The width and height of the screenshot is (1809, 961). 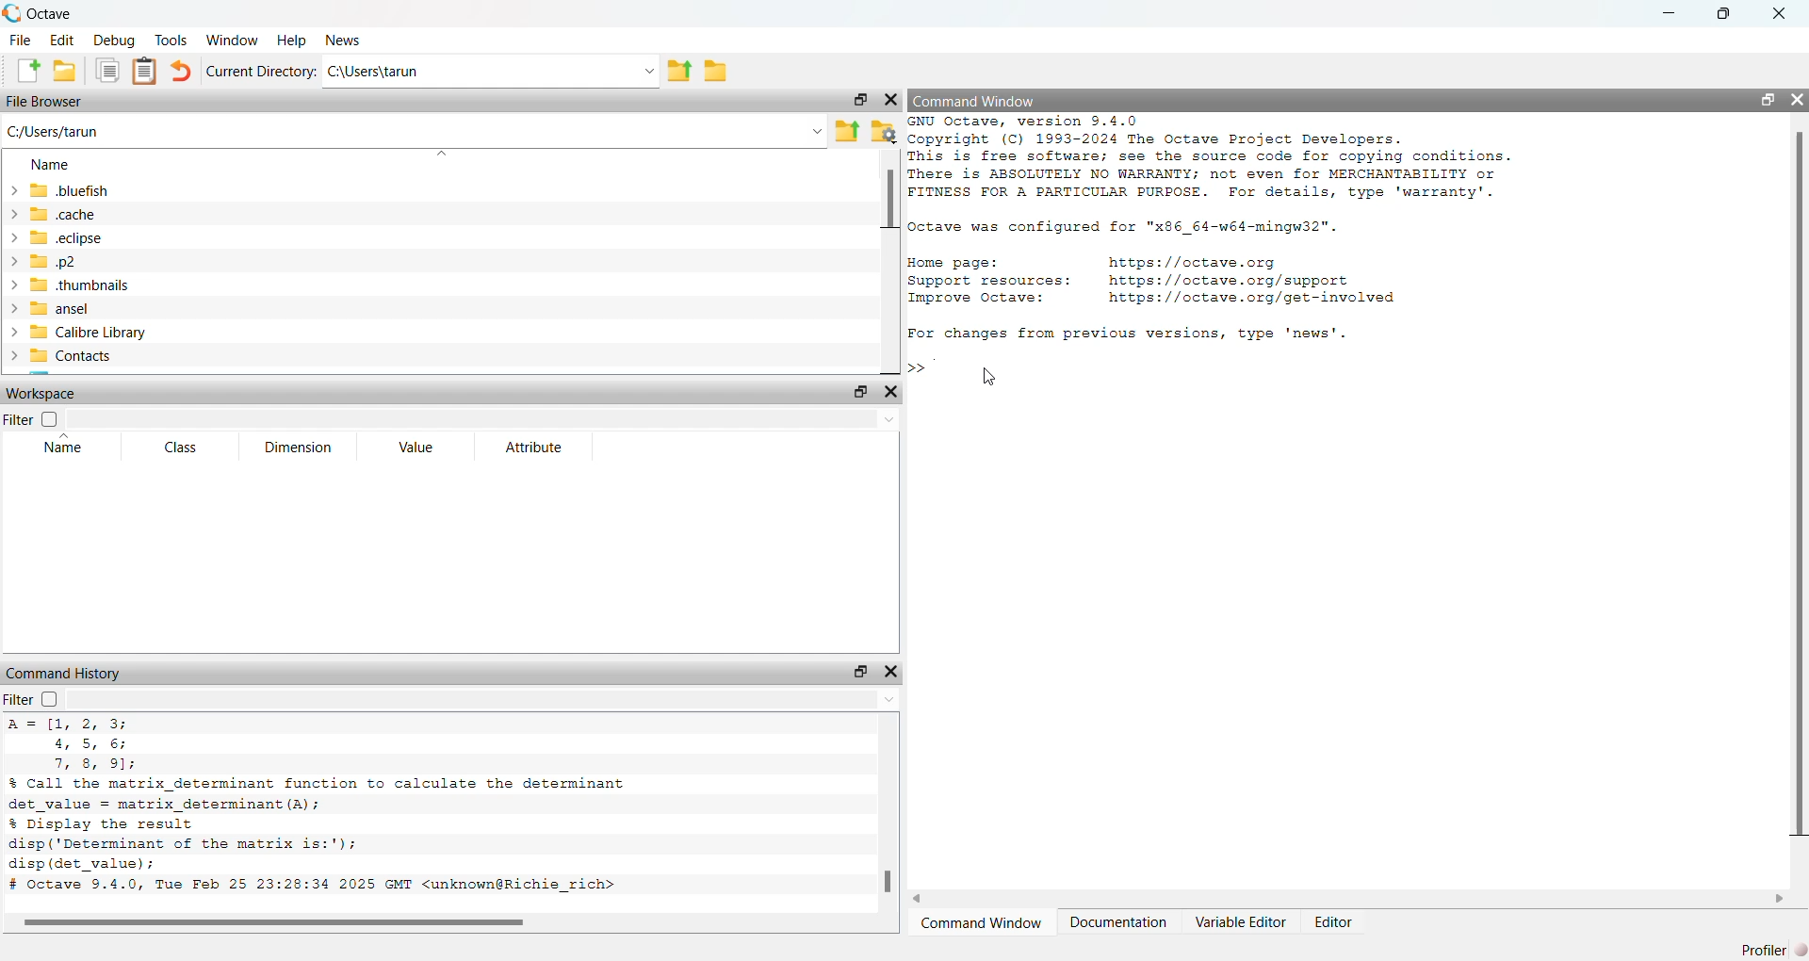 I want to click on command window, so click(x=976, y=103).